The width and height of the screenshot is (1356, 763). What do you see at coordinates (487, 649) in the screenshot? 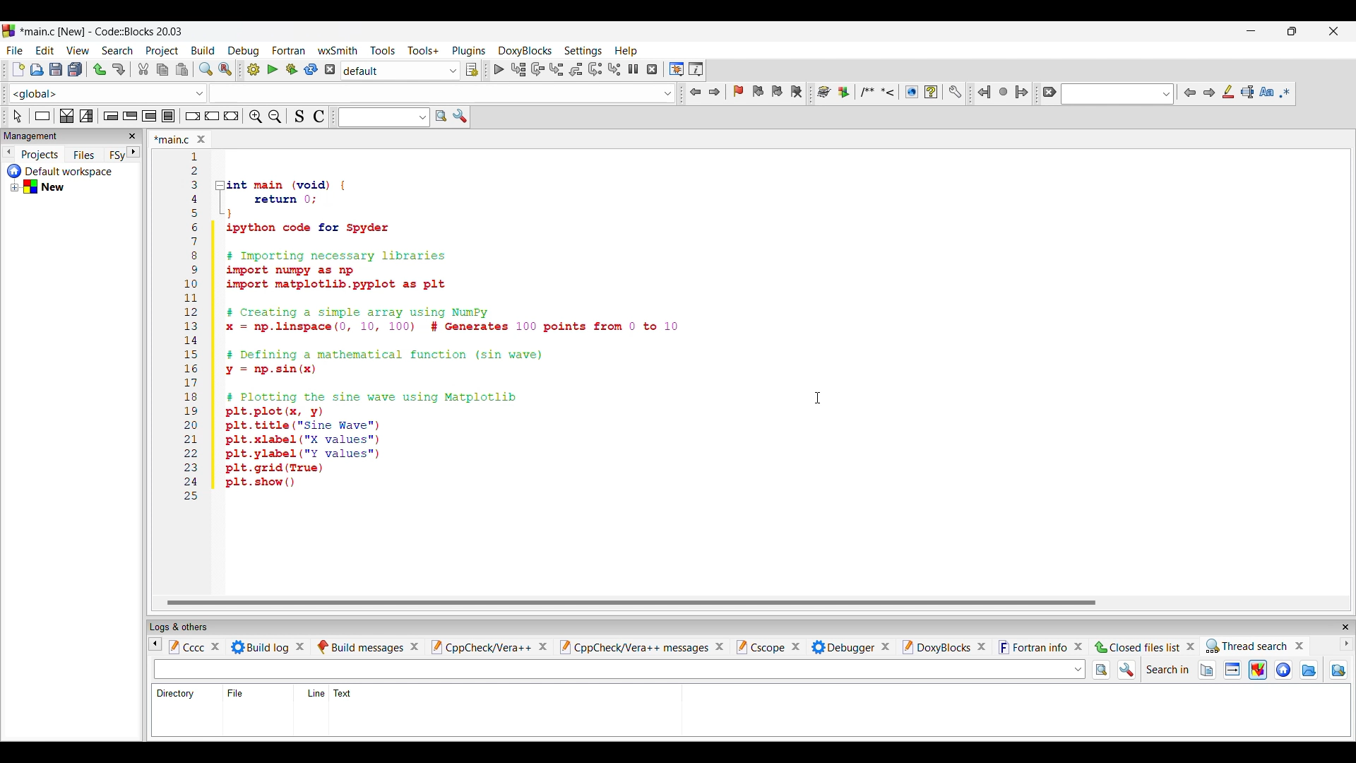
I see `` at bounding box center [487, 649].